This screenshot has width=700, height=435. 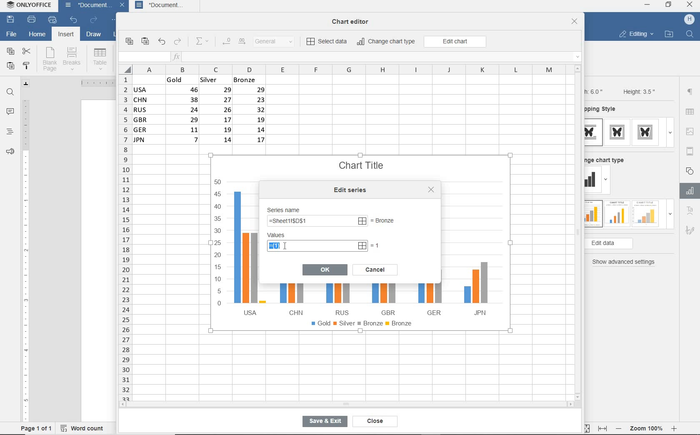 I want to click on type 1, so click(x=594, y=132).